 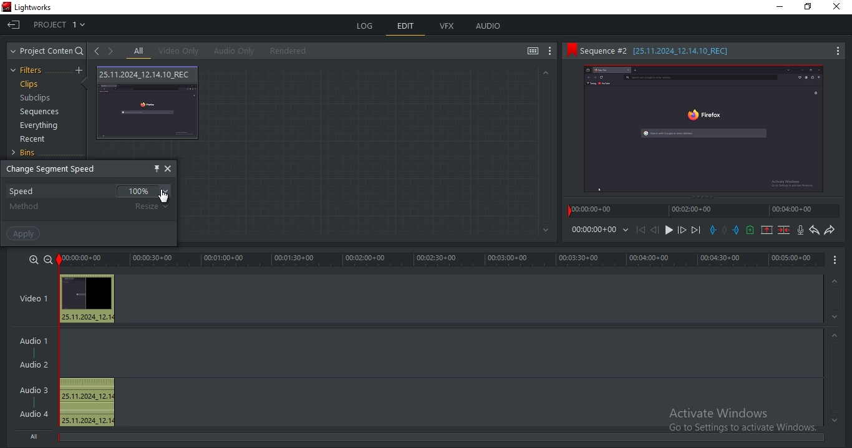 What do you see at coordinates (669, 230) in the screenshot?
I see `start/stop playback` at bounding box center [669, 230].